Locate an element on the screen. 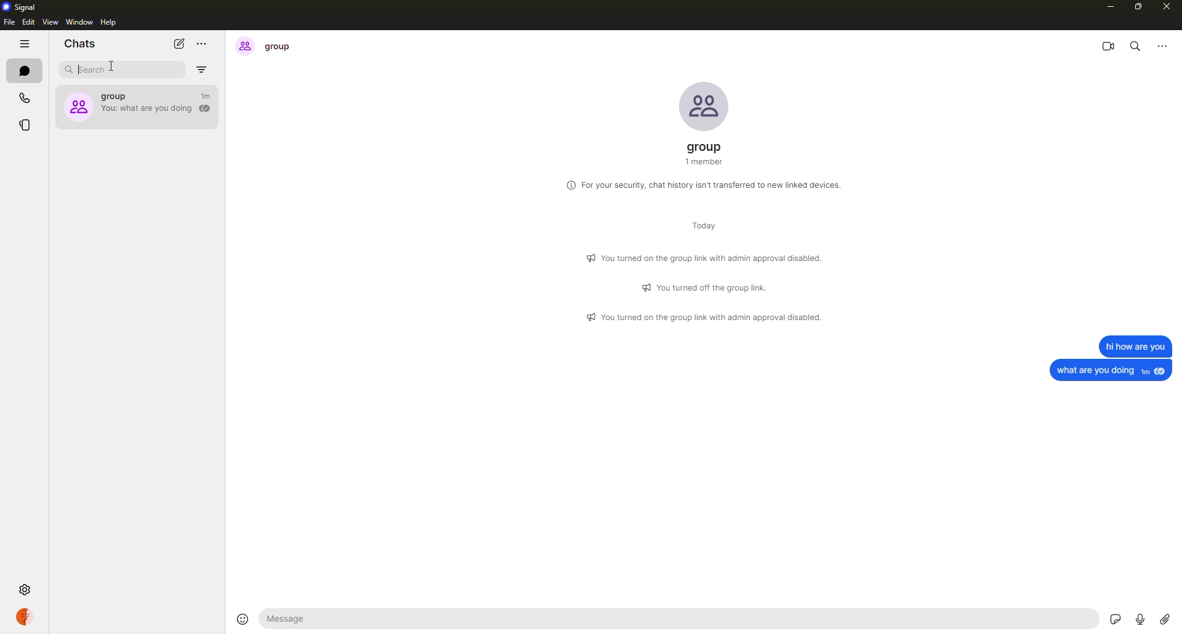  edit is located at coordinates (28, 22).